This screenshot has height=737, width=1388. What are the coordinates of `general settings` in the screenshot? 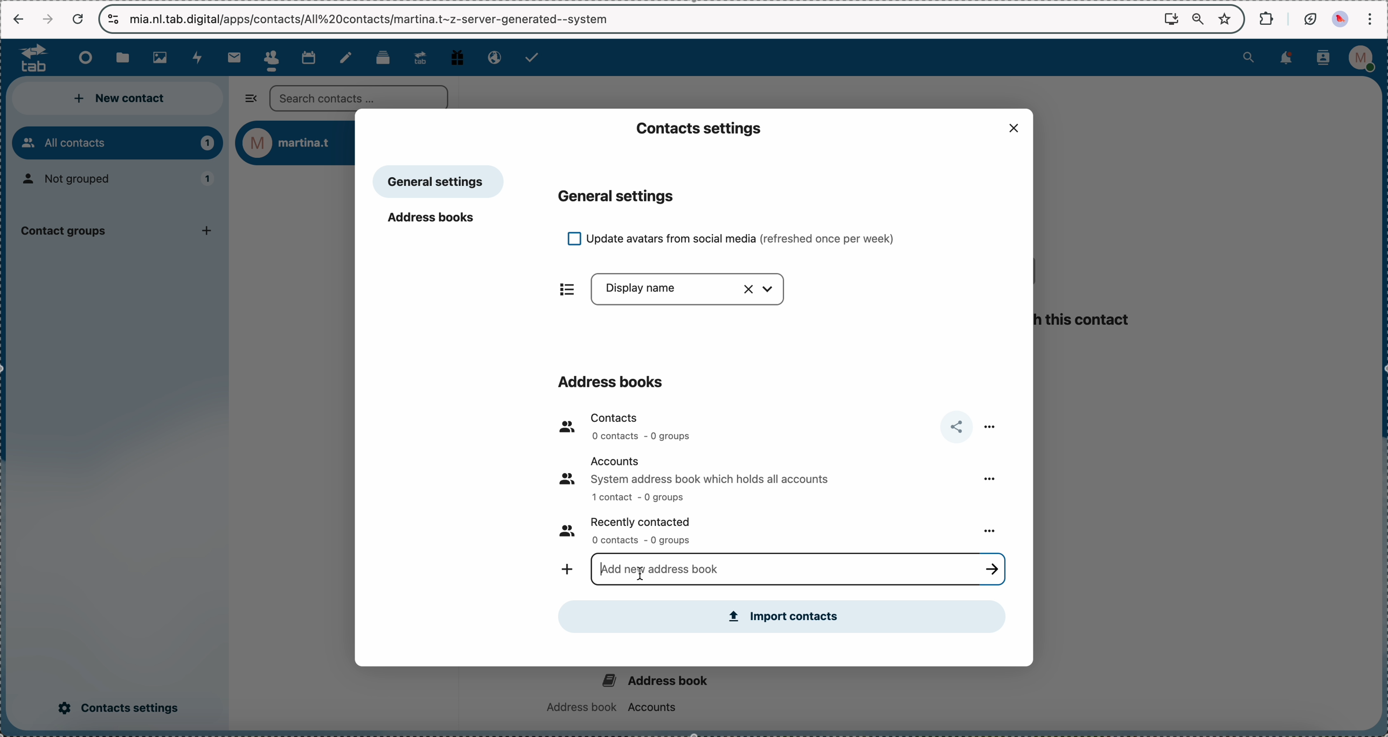 It's located at (617, 196).